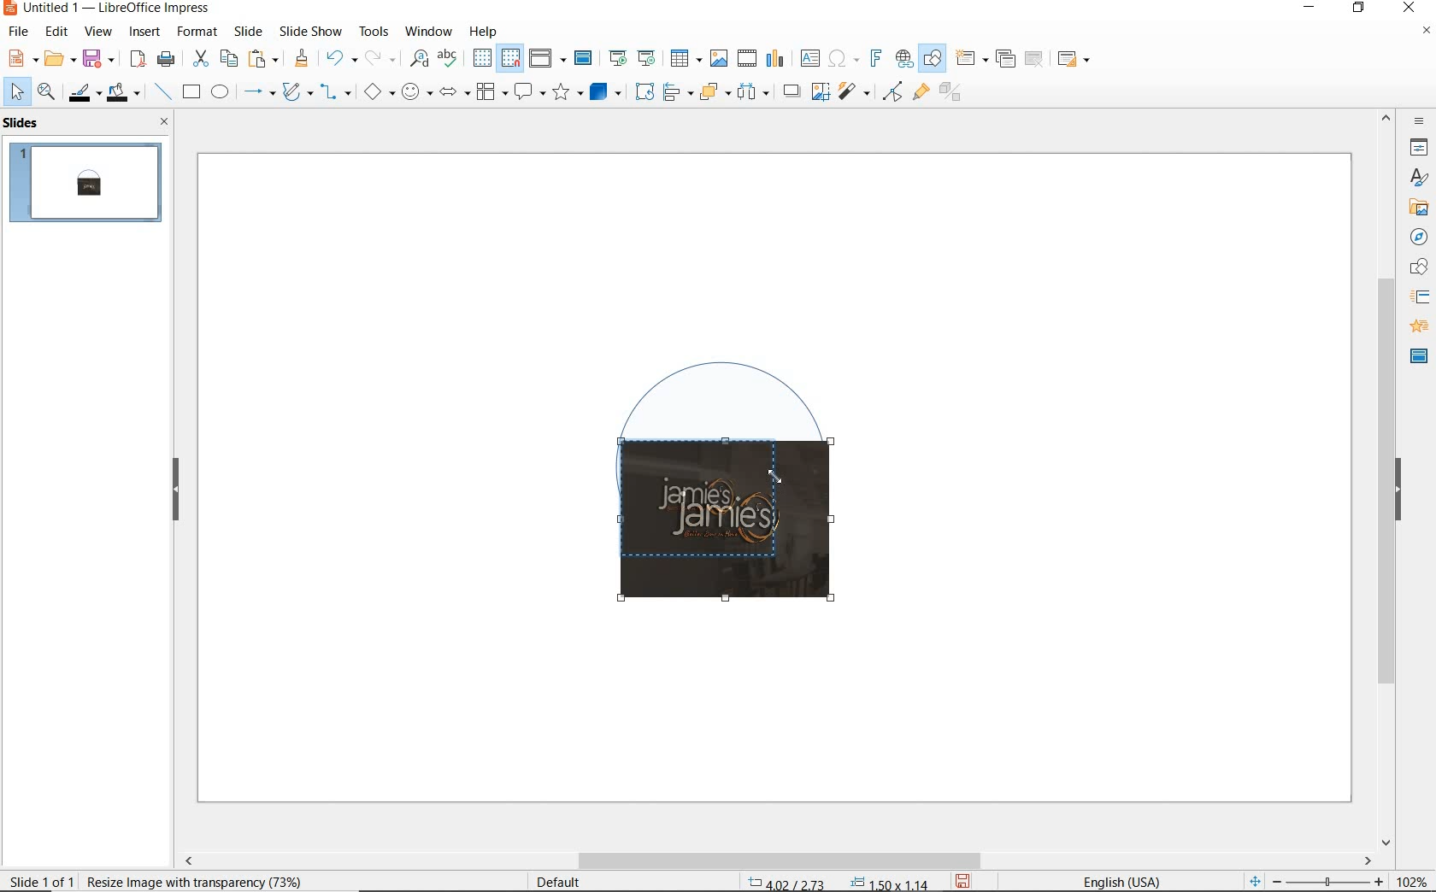  Describe the element at coordinates (1005, 59) in the screenshot. I see `duplicate slide` at that location.